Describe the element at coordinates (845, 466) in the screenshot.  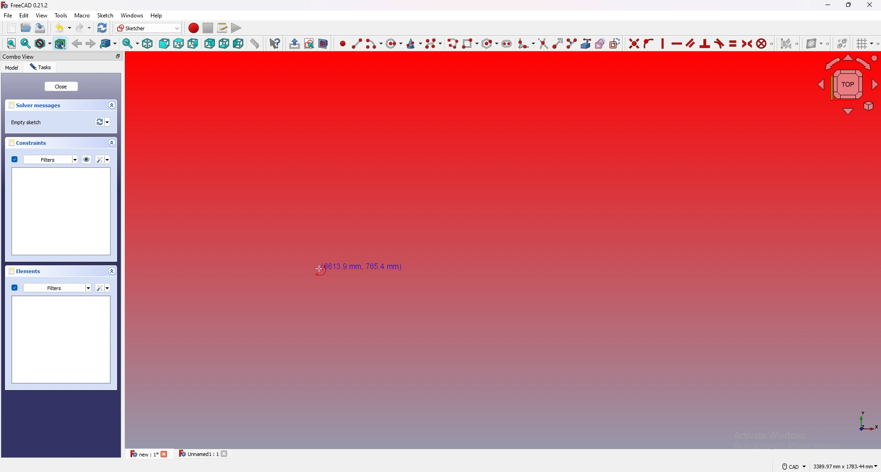
I see `3389.97 mm x 1783.44 mm` at that location.